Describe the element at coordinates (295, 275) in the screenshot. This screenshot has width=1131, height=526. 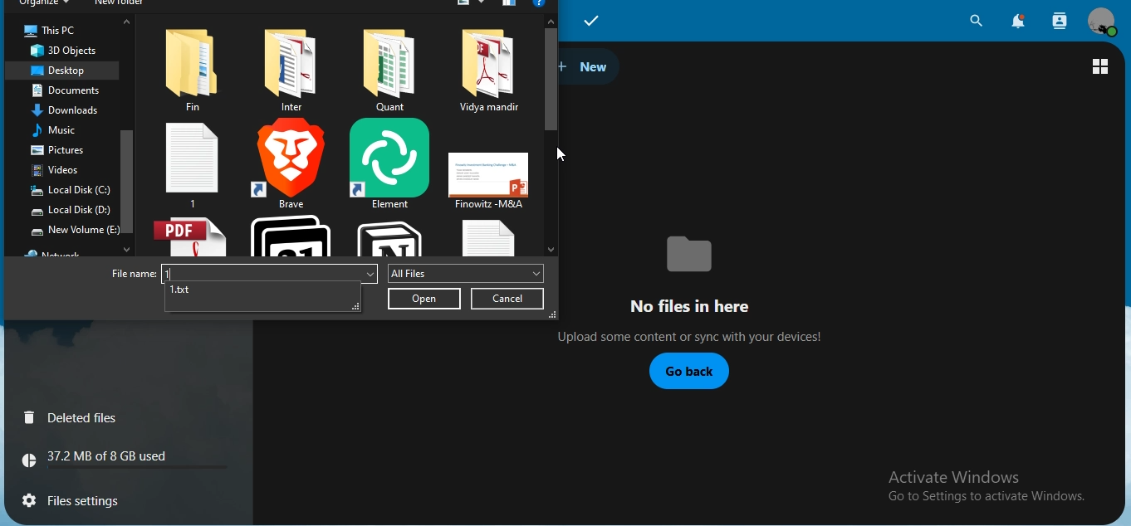
I see `file name` at that location.